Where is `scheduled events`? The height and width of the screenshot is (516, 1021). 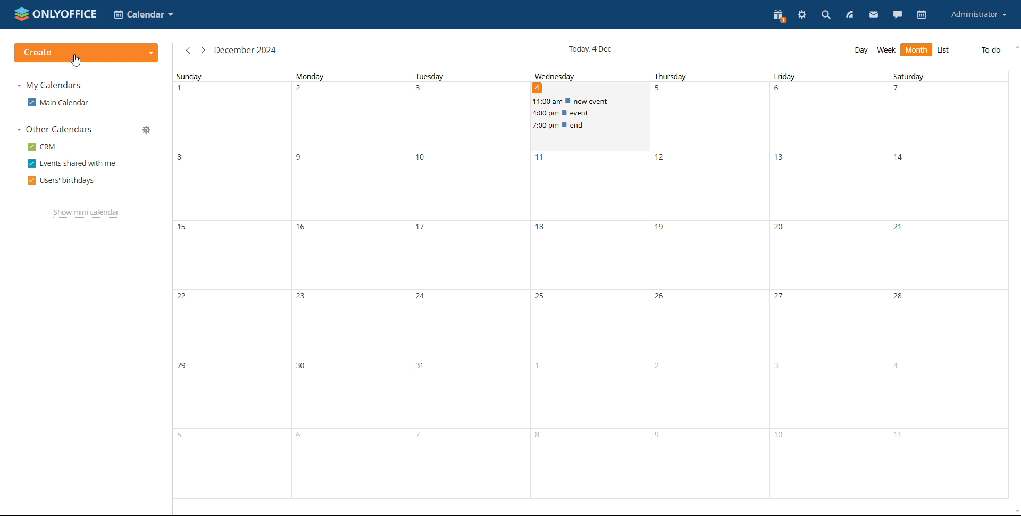
scheduled events is located at coordinates (590, 113).